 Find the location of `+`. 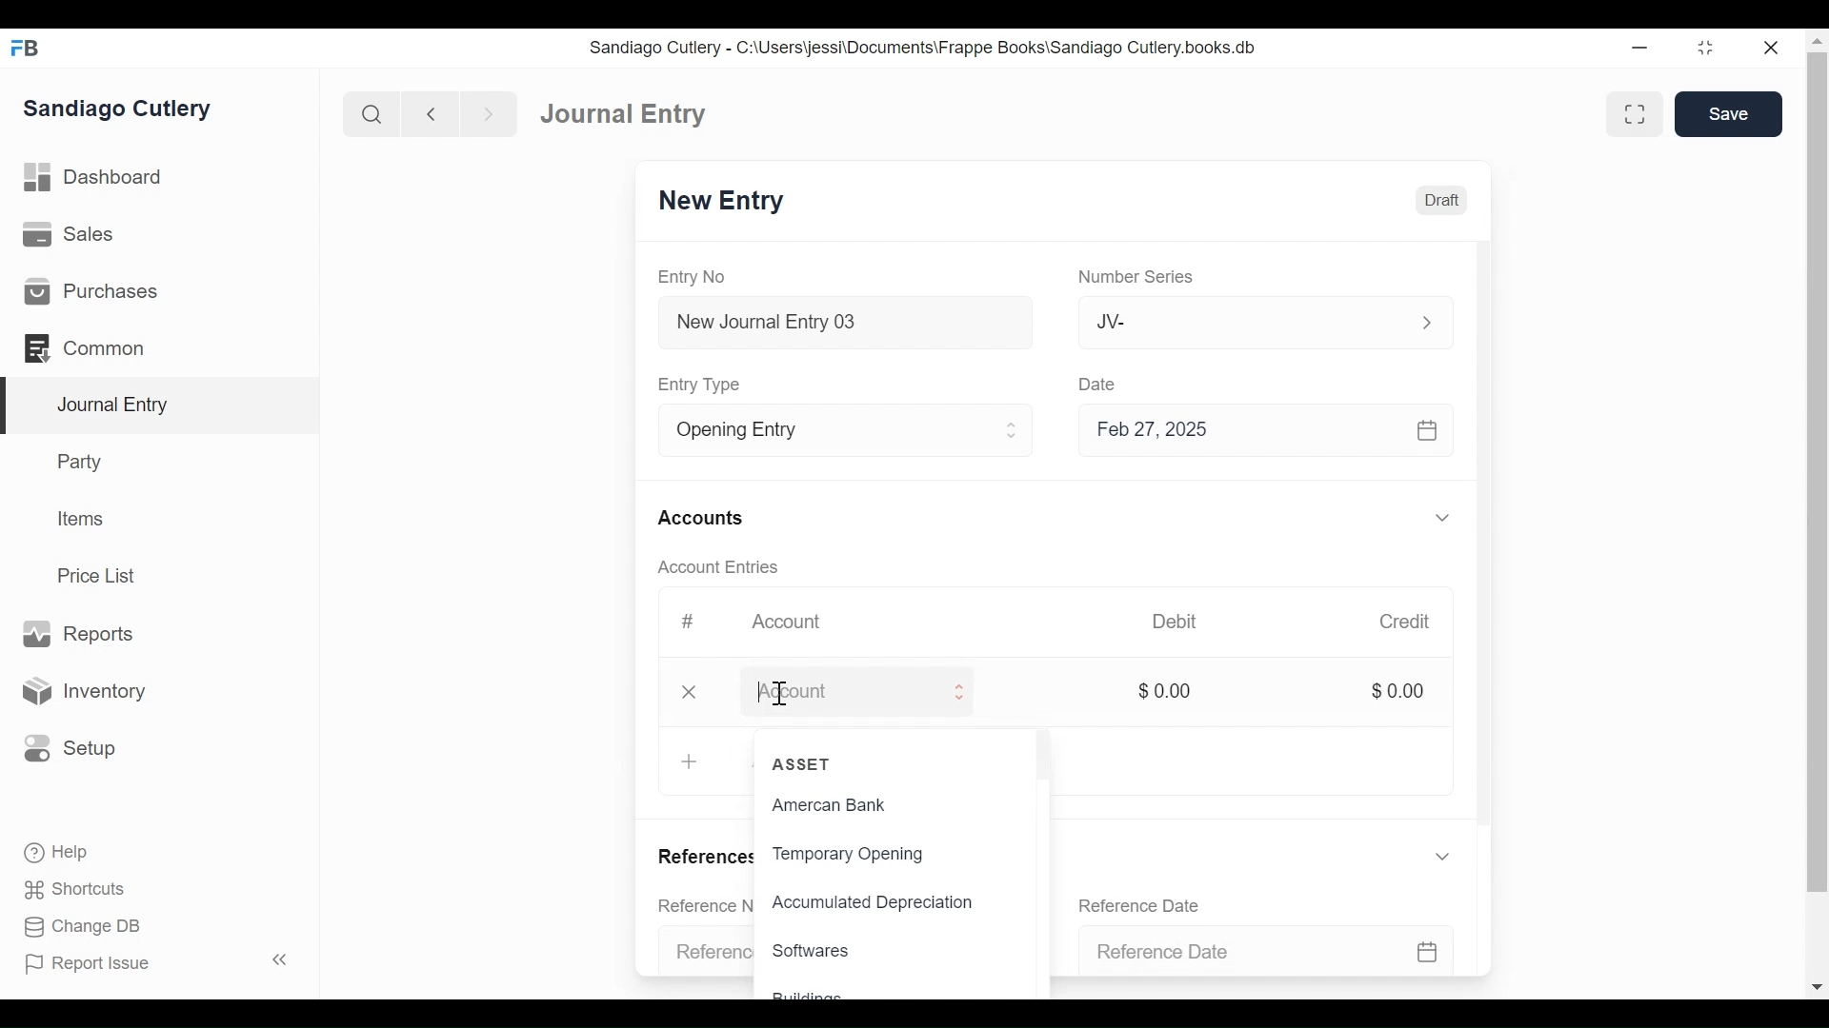

+ is located at coordinates (690, 761).